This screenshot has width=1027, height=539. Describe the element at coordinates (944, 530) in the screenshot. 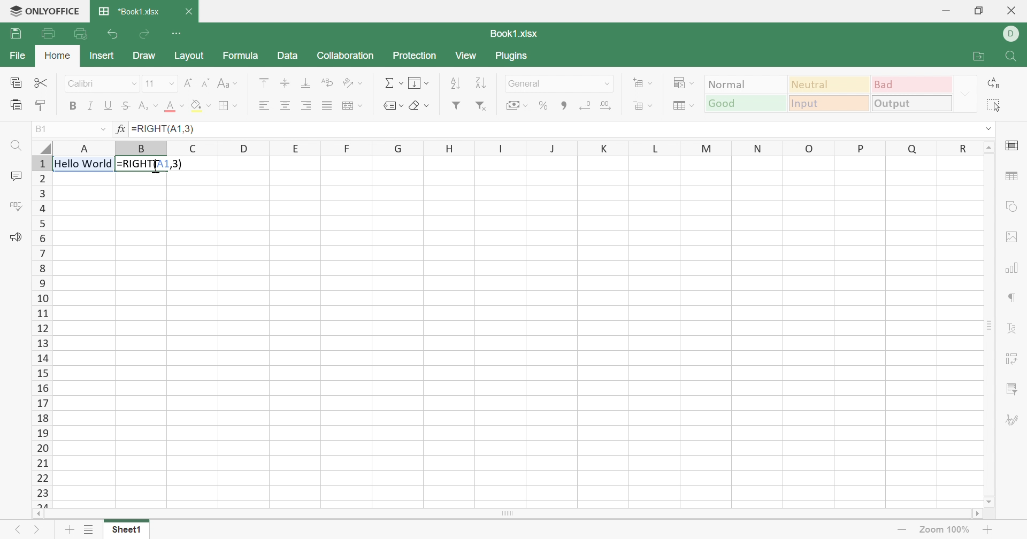

I see `Zoom 100%` at that location.